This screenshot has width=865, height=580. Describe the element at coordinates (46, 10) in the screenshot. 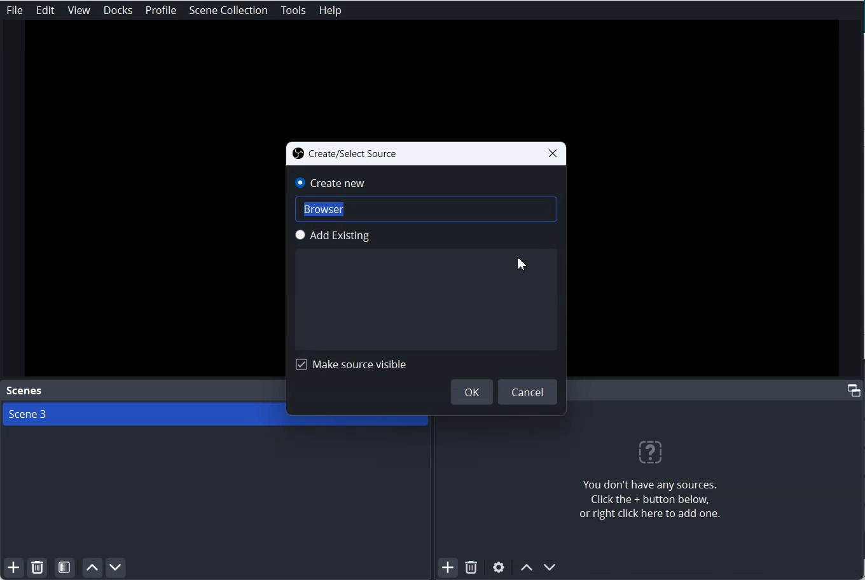

I see `Edit` at that location.